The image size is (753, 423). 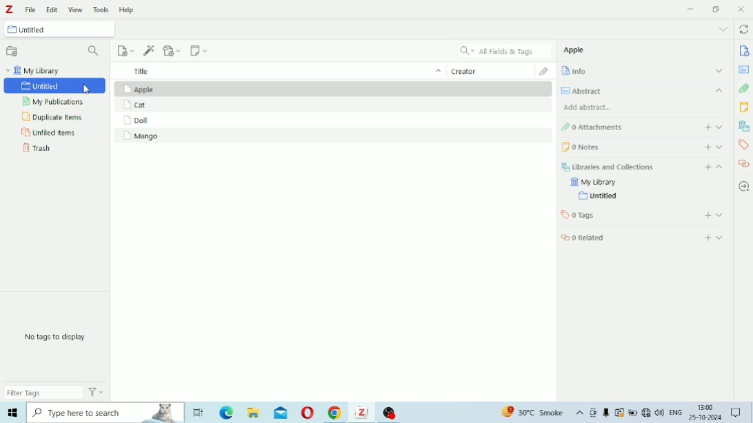 I want to click on New Collection, so click(x=13, y=50).